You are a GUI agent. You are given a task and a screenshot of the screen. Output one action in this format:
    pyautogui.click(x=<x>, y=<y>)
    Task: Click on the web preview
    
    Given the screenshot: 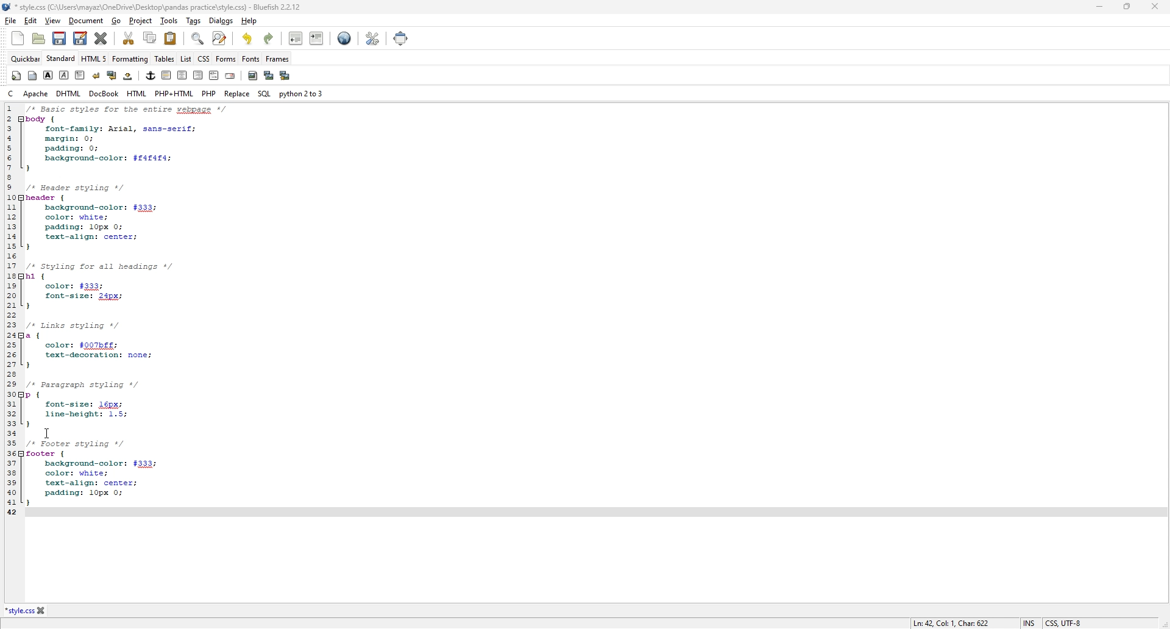 What is the action you would take?
    pyautogui.click(x=345, y=38)
    